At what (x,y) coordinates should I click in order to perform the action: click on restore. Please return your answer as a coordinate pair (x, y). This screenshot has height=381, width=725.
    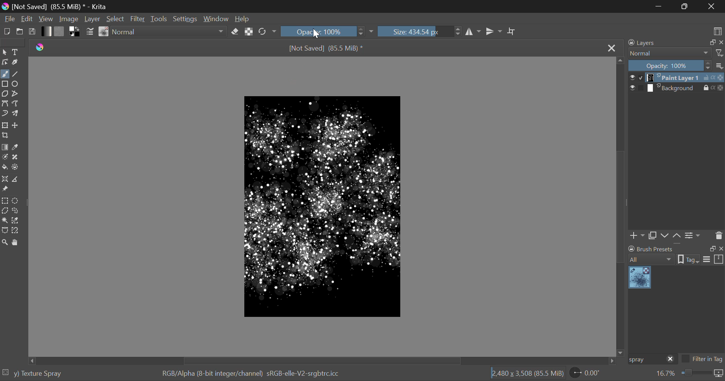
    Looking at the image, I should click on (711, 249).